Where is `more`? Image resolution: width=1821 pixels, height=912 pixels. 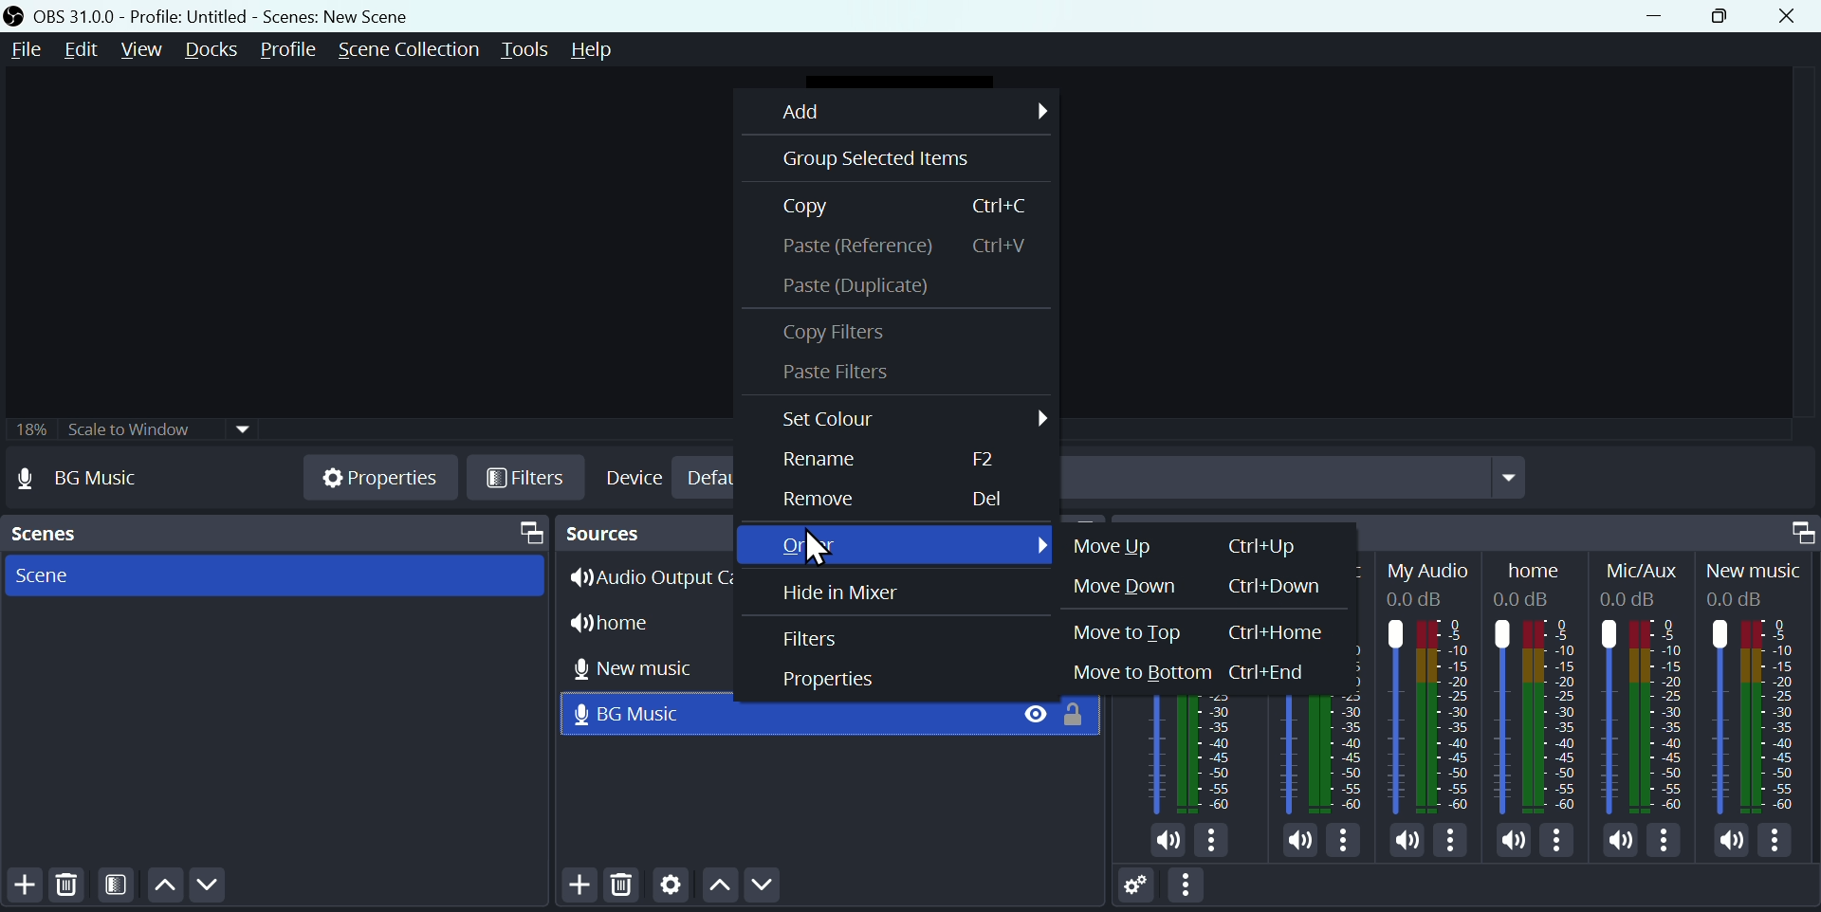
more is located at coordinates (1783, 842).